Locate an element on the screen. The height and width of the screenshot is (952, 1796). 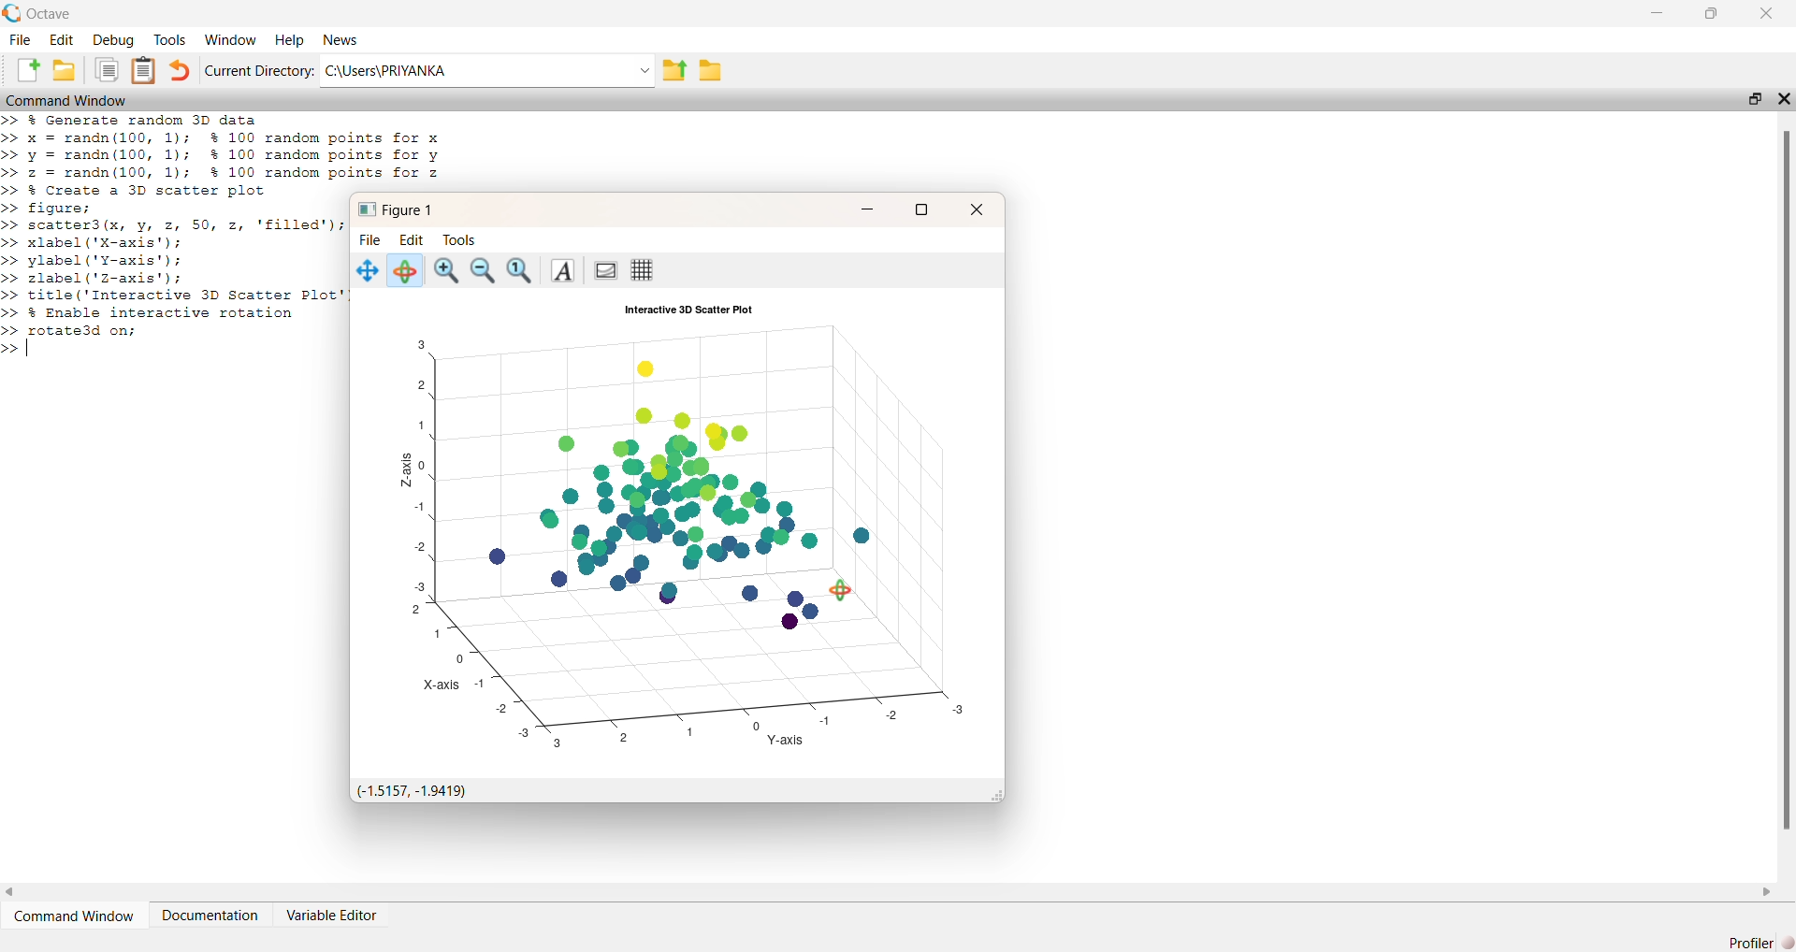
Tools is located at coordinates (169, 40).